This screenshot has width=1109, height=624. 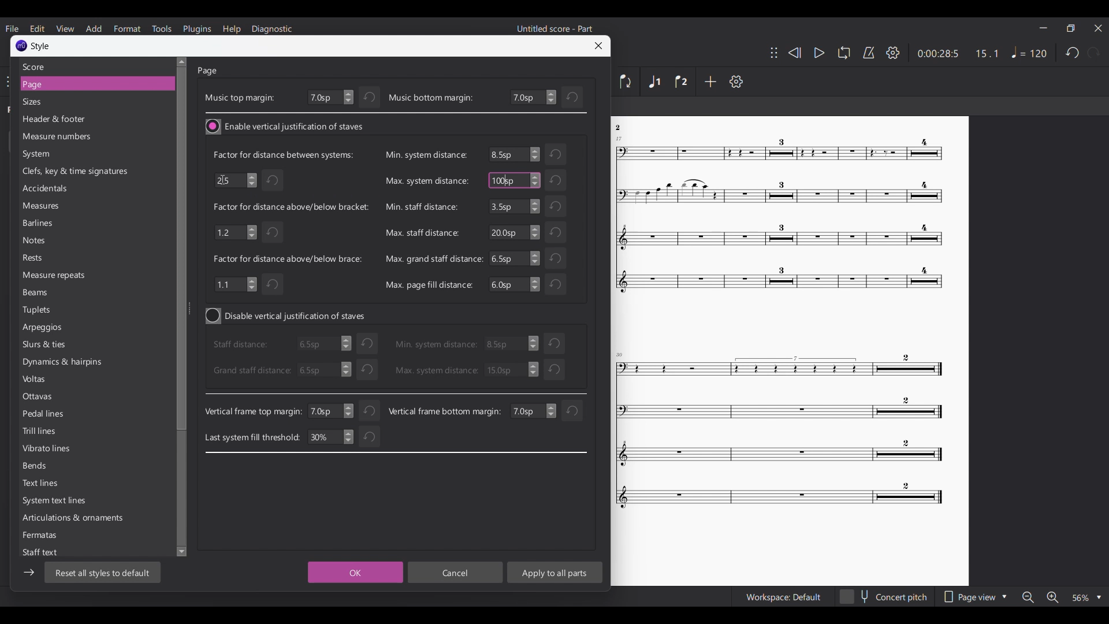 What do you see at coordinates (513, 232) in the screenshot?
I see `20.0sp` at bounding box center [513, 232].